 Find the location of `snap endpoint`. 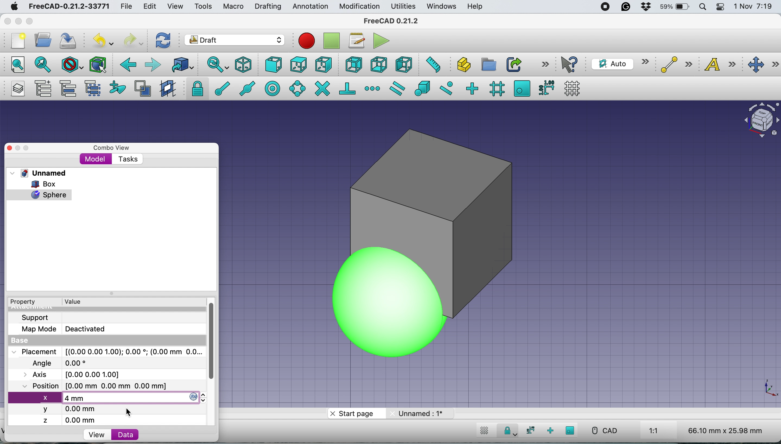

snap endpoint is located at coordinates (220, 91).